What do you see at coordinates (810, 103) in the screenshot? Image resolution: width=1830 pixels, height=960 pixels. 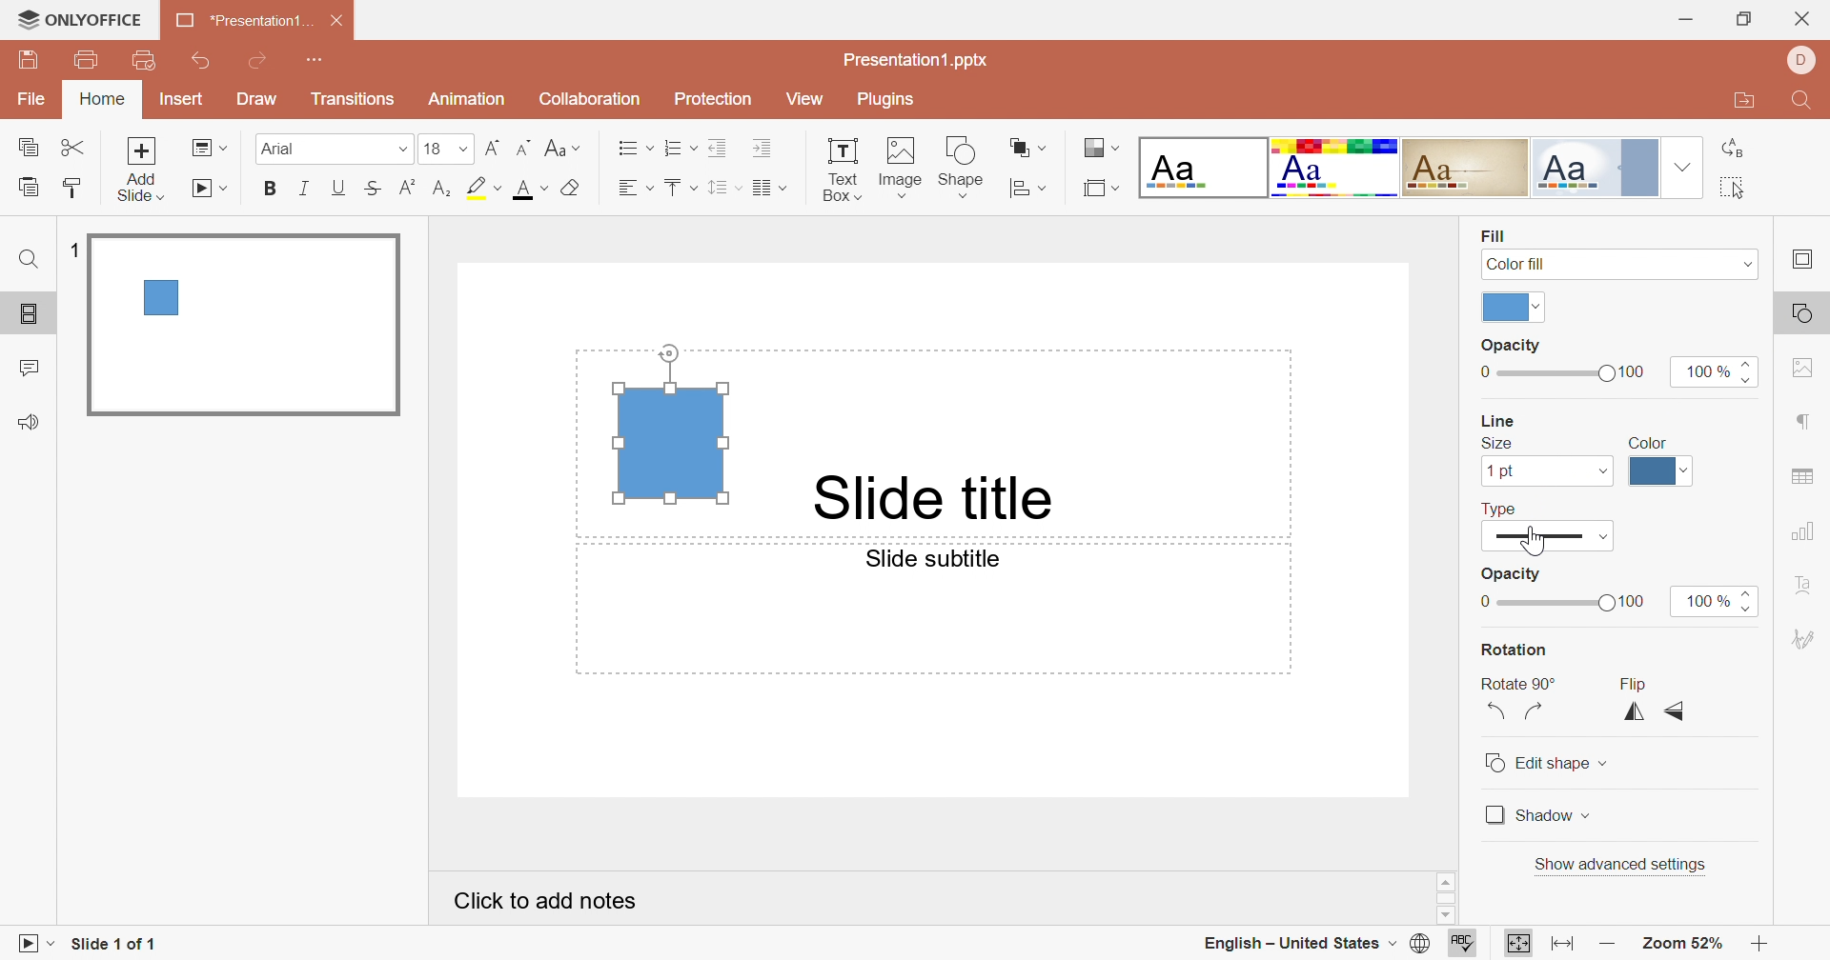 I see `View` at bounding box center [810, 103].